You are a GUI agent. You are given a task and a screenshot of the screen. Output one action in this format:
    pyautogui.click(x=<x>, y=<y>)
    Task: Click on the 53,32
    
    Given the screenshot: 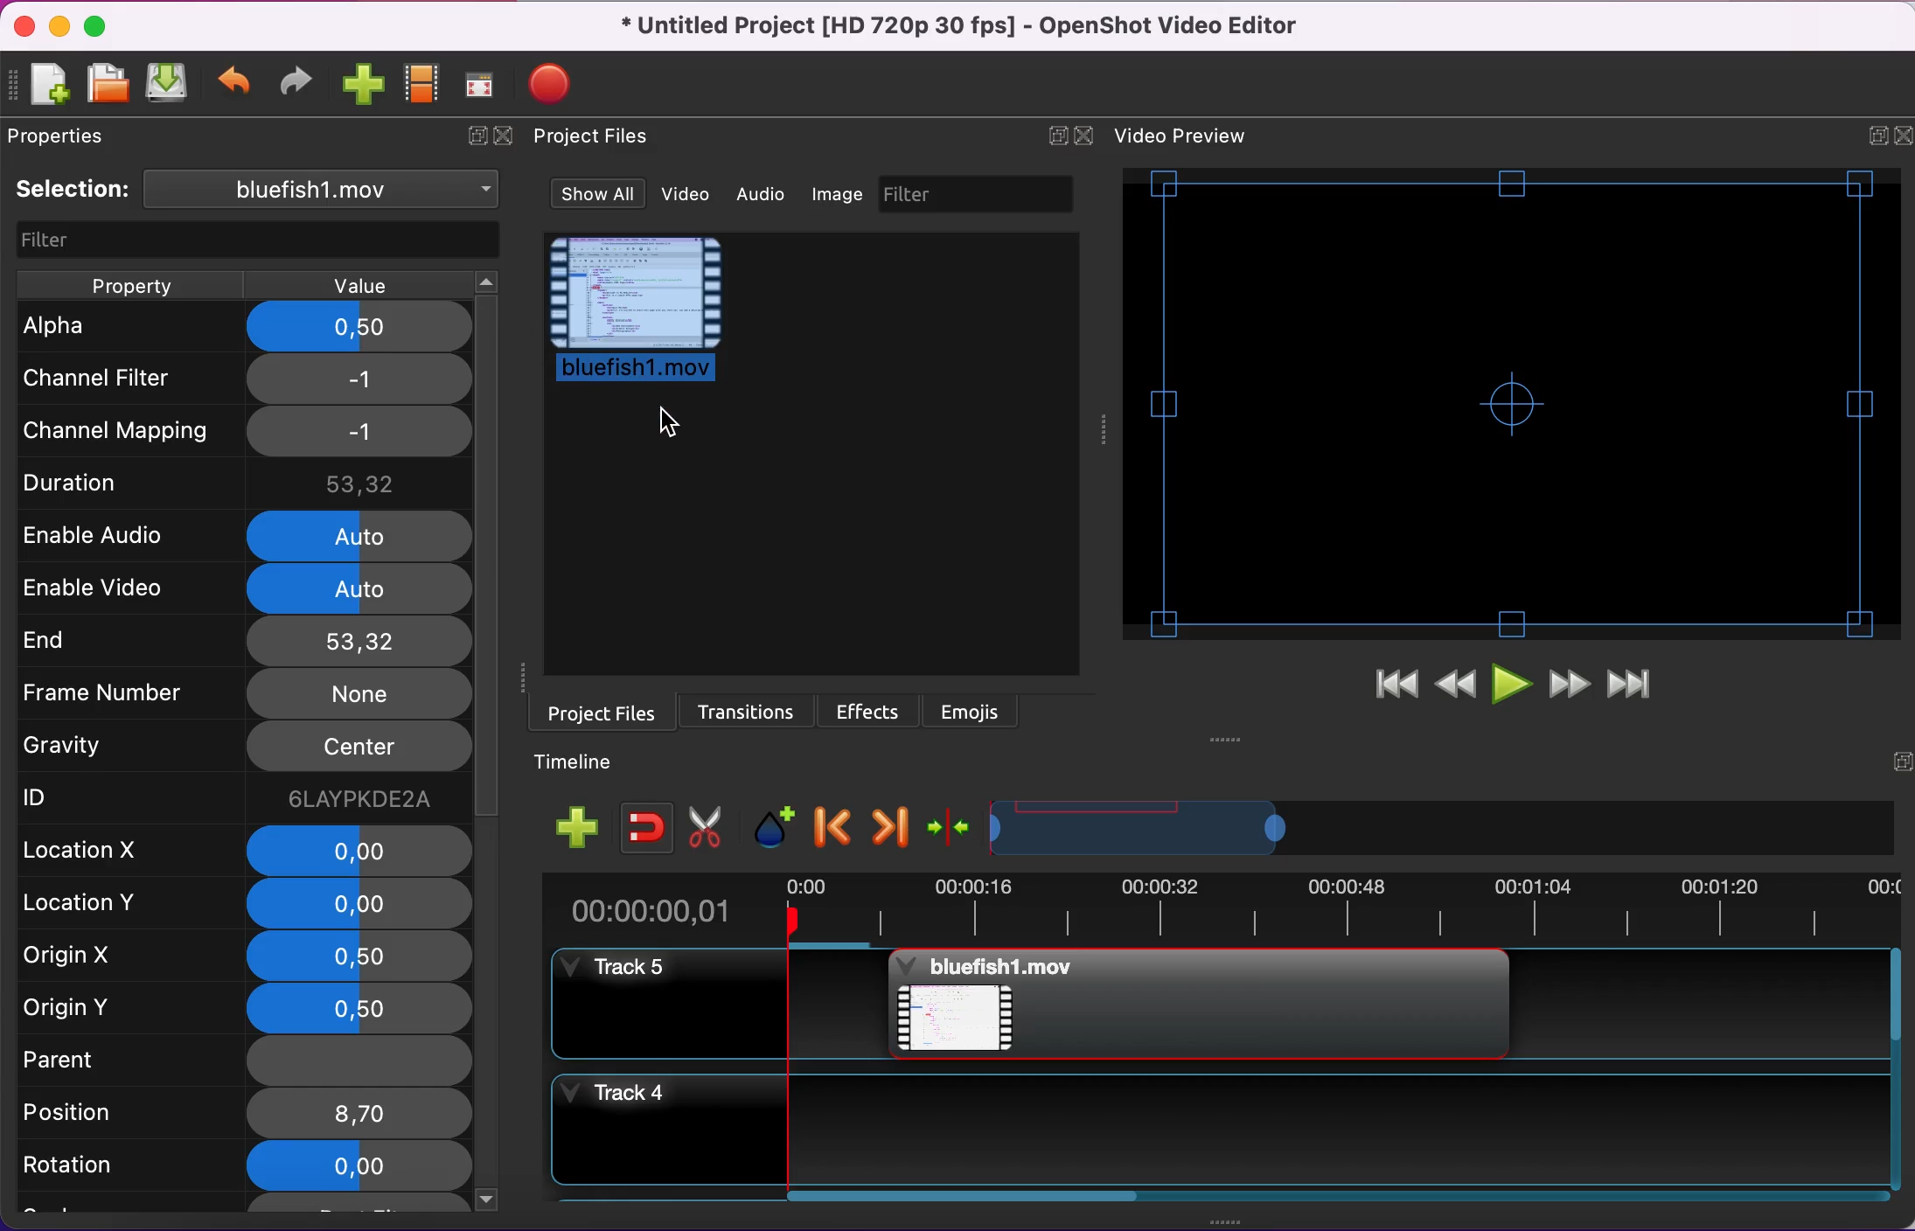 What is the action you would take?
    pyautogui.click(x=360, y=483)
    